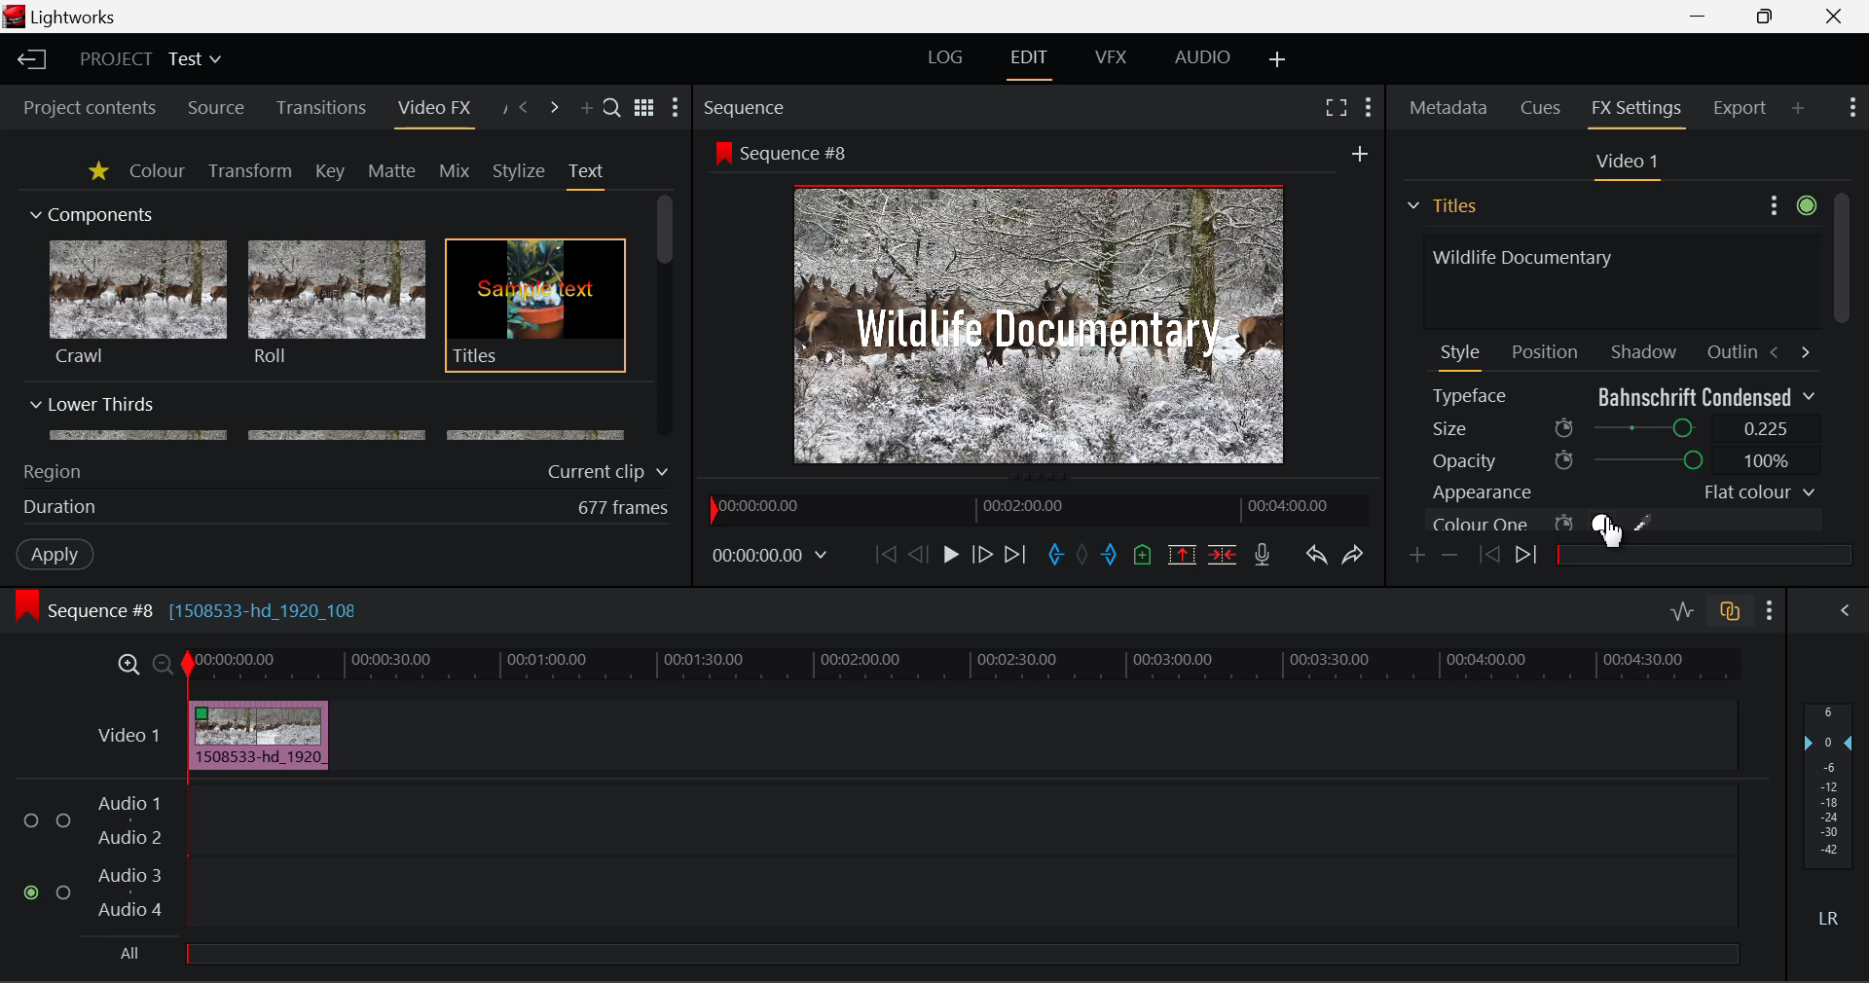 The width and height of the screenshot is (1869, 983). Describe the element at coordinates (1622, 492) in the screenshot. I see `Appearance` at that location.